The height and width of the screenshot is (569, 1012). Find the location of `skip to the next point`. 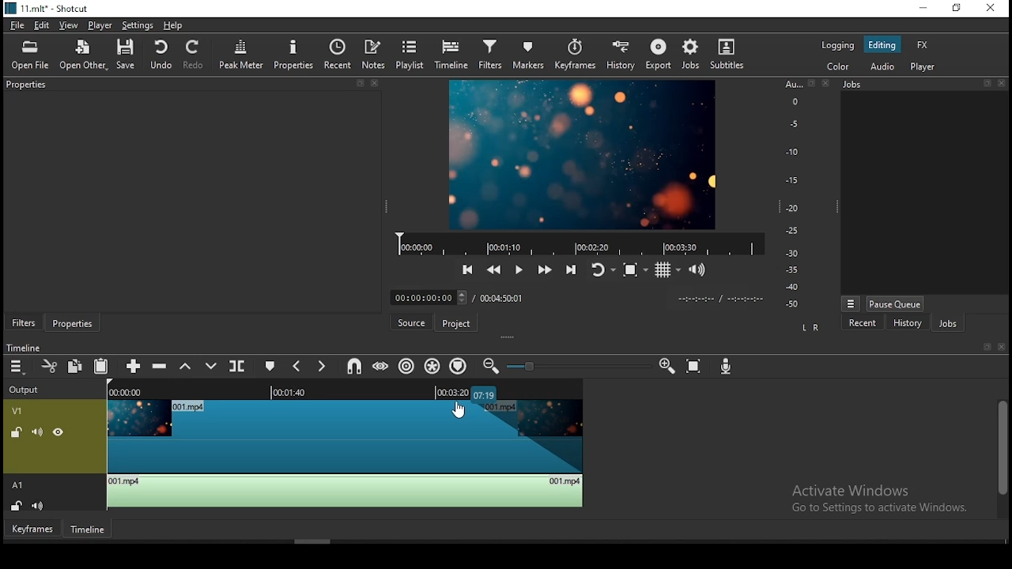

skip to the next point is located at coordinates (572, 269).